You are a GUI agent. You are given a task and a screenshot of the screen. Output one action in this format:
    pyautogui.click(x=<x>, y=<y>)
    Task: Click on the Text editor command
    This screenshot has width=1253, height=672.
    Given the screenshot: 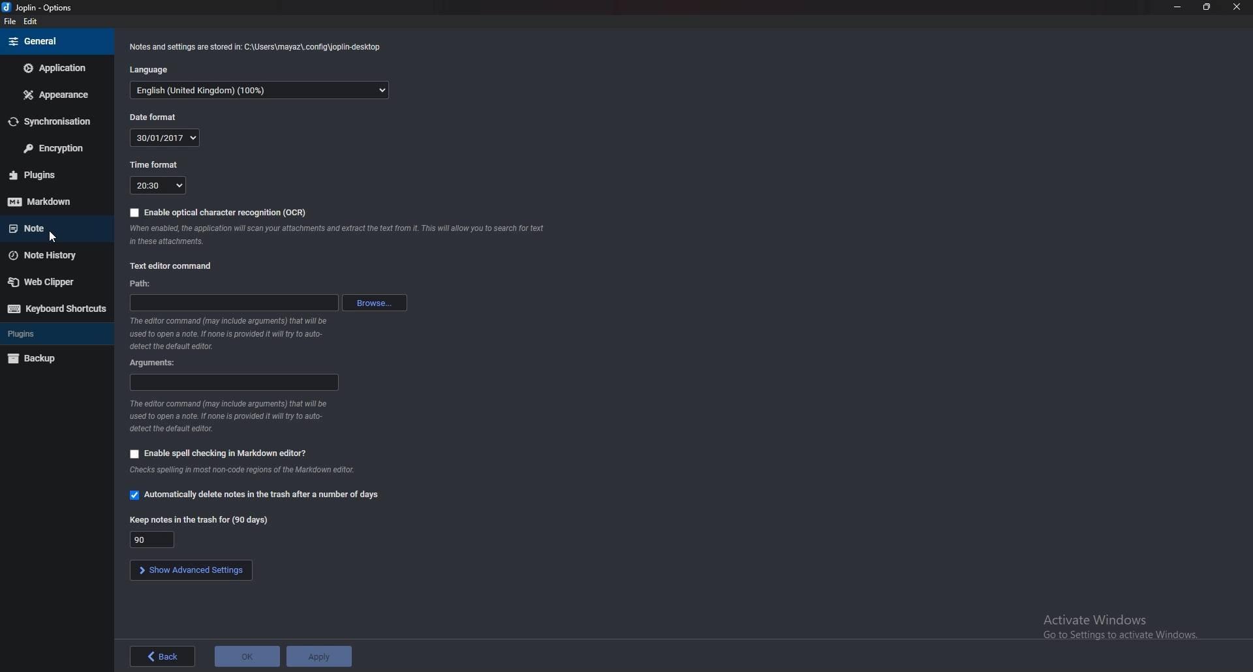 What is the action you would take?
    pyautogui.click(x=175, y=267)
    